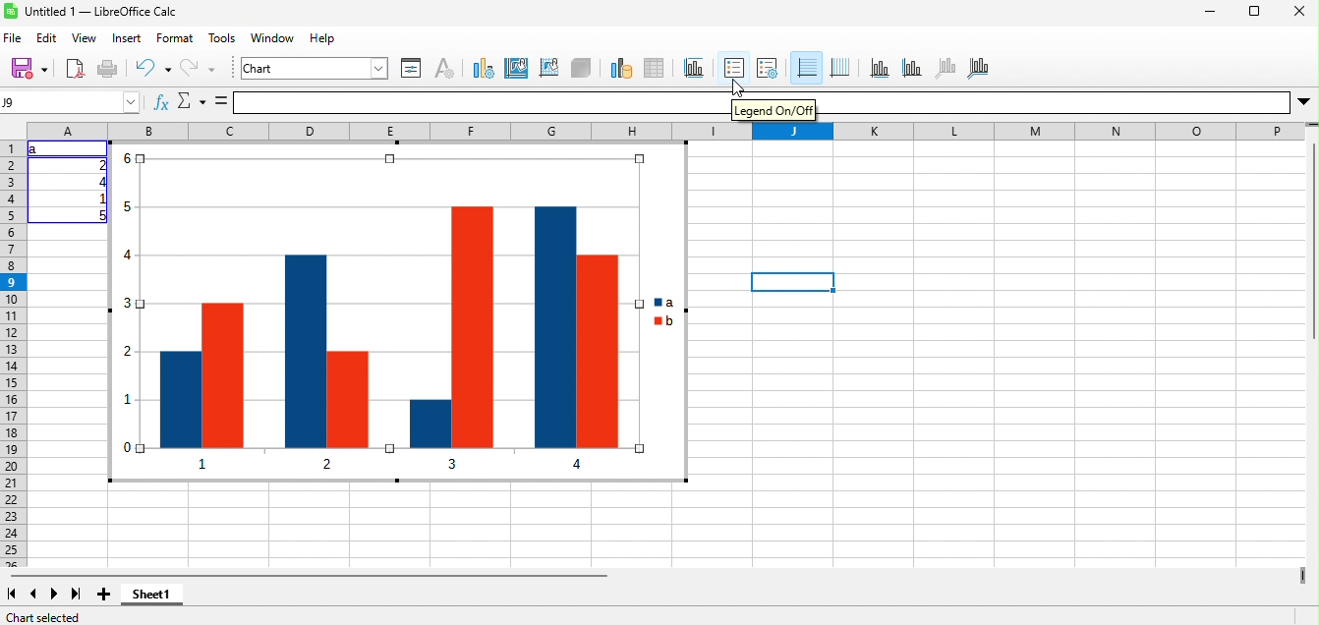 The height and width of the screenshot is (625, 1319). Describe the element at coordinates (71, 102) in the screenshot. I see `Name box` at that location.